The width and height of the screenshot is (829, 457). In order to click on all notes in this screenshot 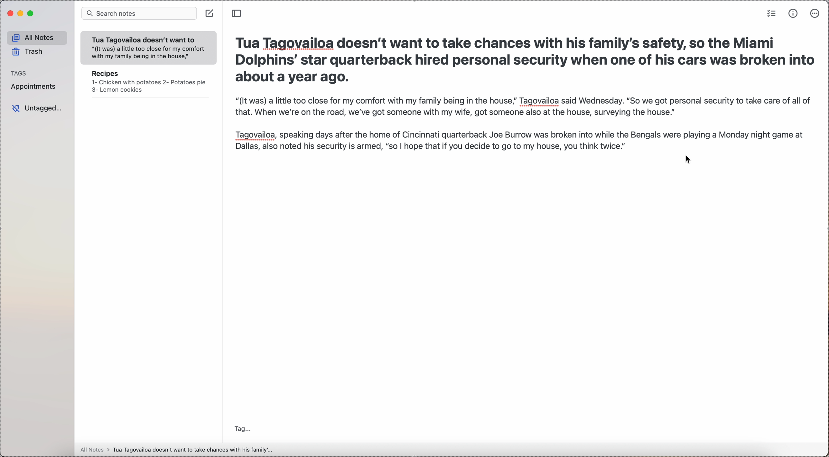, I will do `click(176, 451)`.